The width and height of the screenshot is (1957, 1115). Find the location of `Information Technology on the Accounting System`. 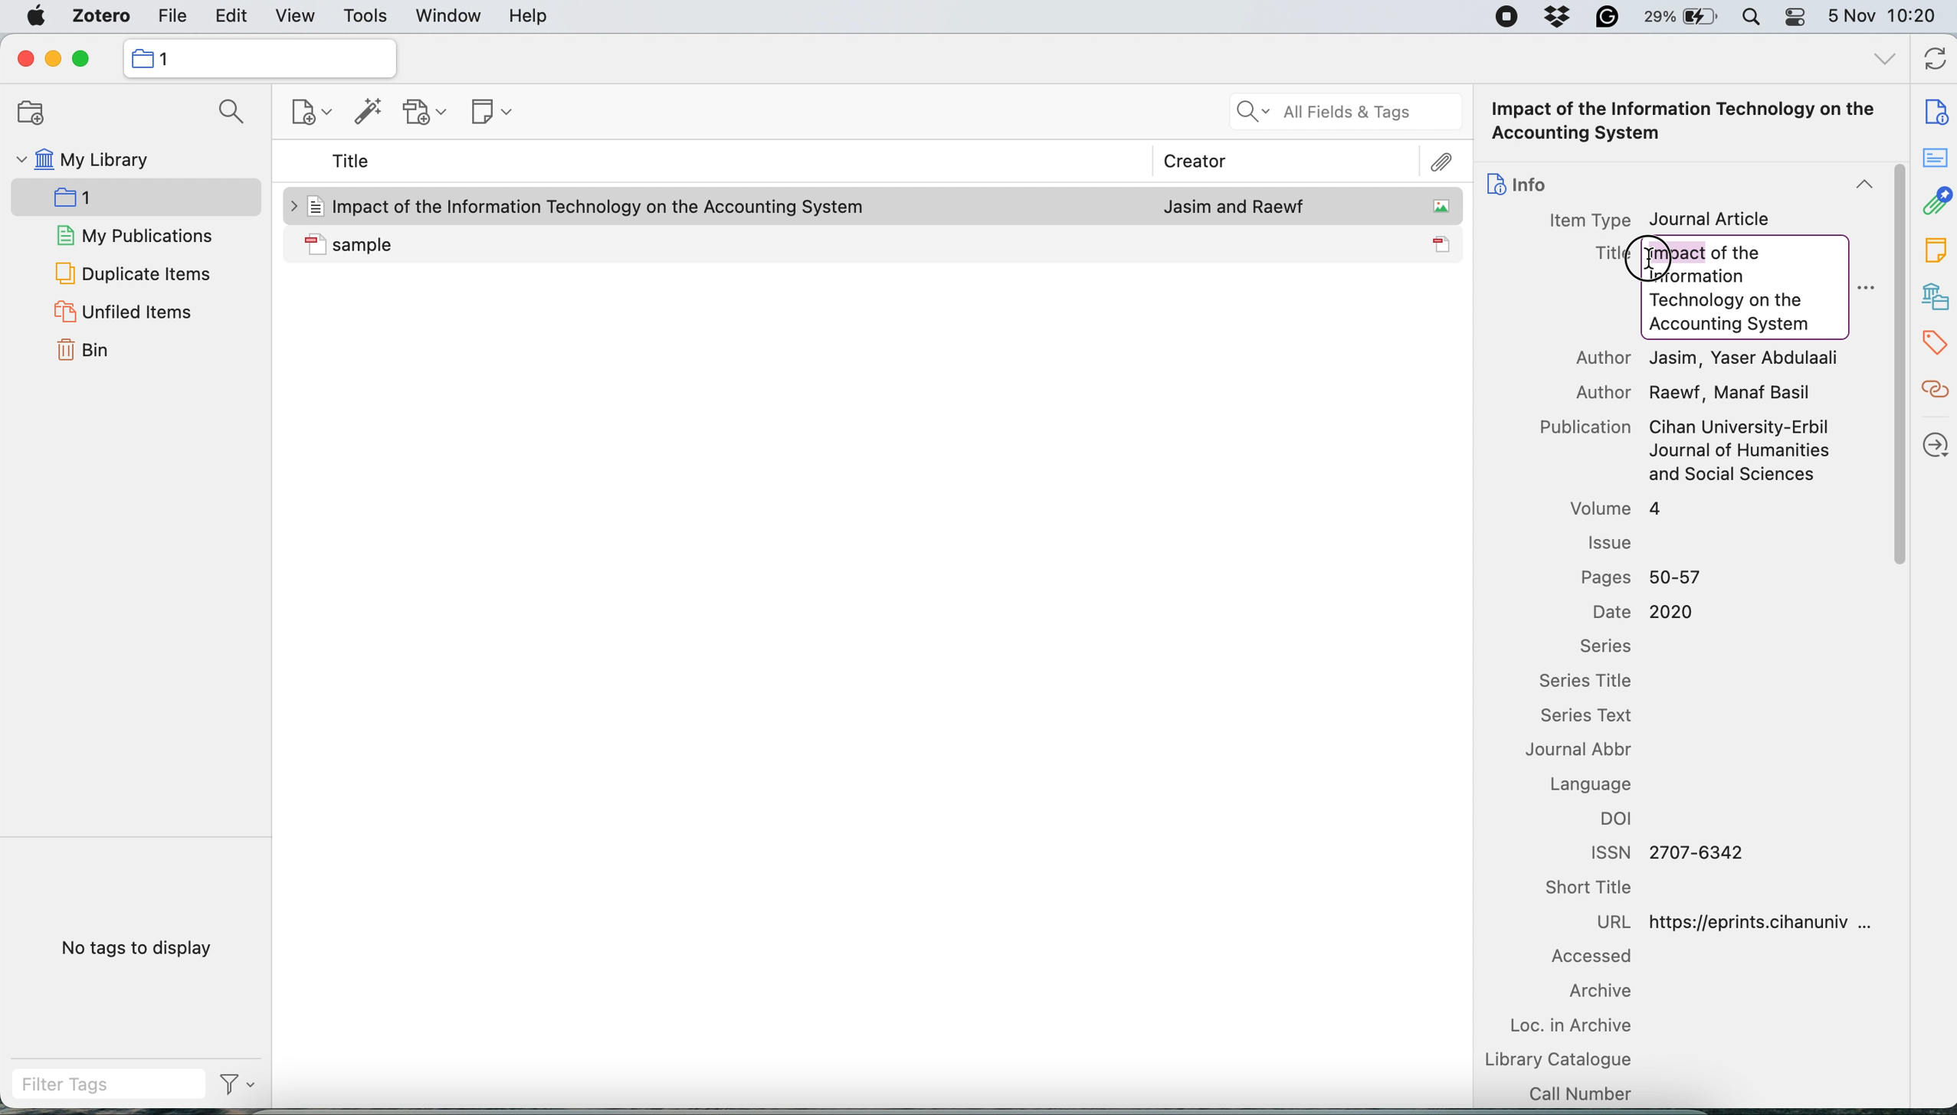

Information Technology on the Accounting System is located at coordinates (1733, 303).